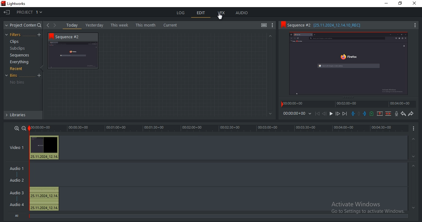 This screenshot has width=422, height=222. I want to click on navigate right, so click(56, 24).